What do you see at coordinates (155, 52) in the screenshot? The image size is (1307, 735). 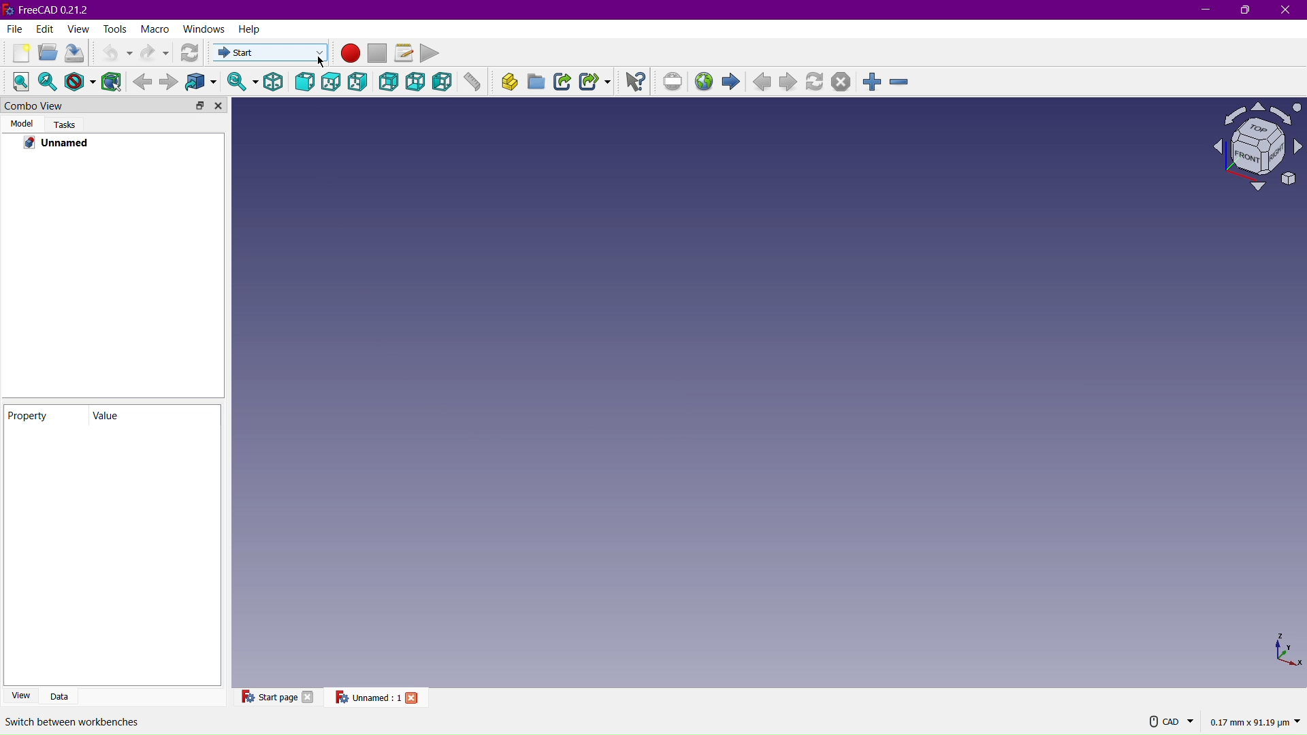 I see `Redo` at bounding box center [155, 52].